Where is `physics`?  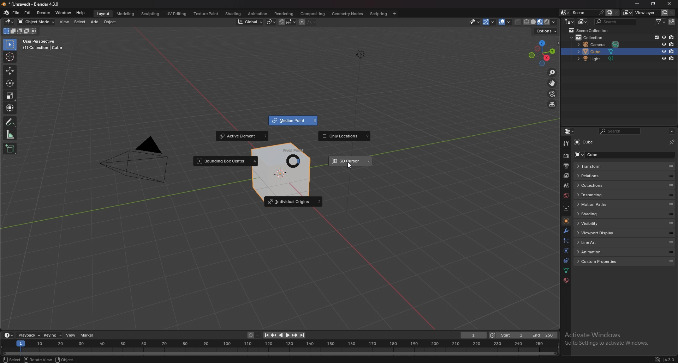 physics is located at coordinates (565, 251).